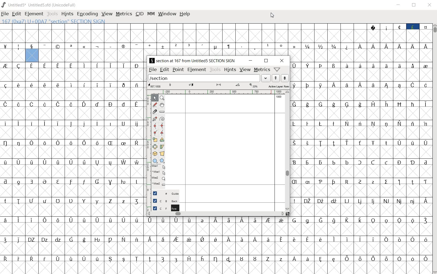  I want to click on § SECTION AT 167 FROM UNTITLED5 SECTION SIGN, so click(193, 61).